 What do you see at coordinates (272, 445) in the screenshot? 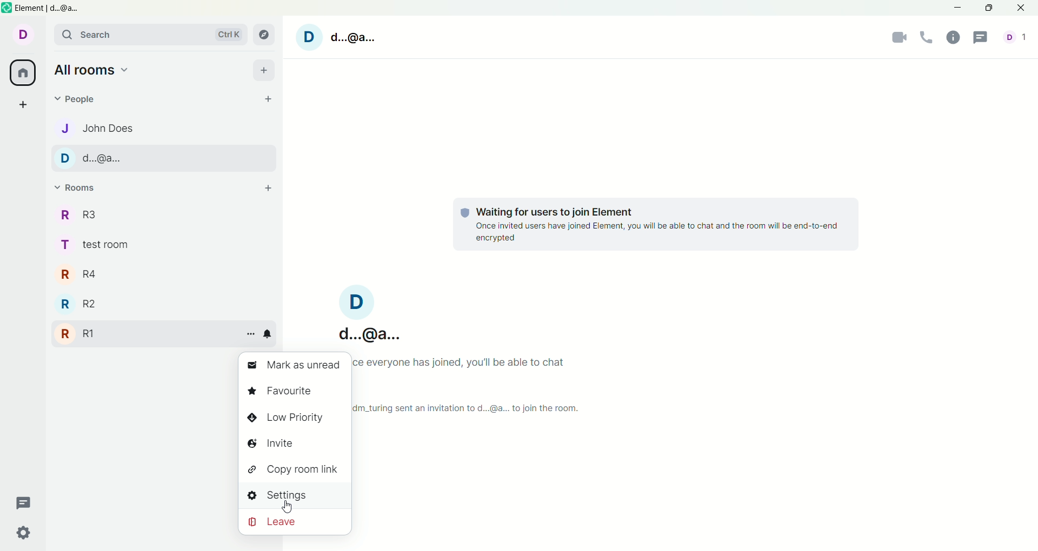
I see `invite` at bounding box center [272, 445].